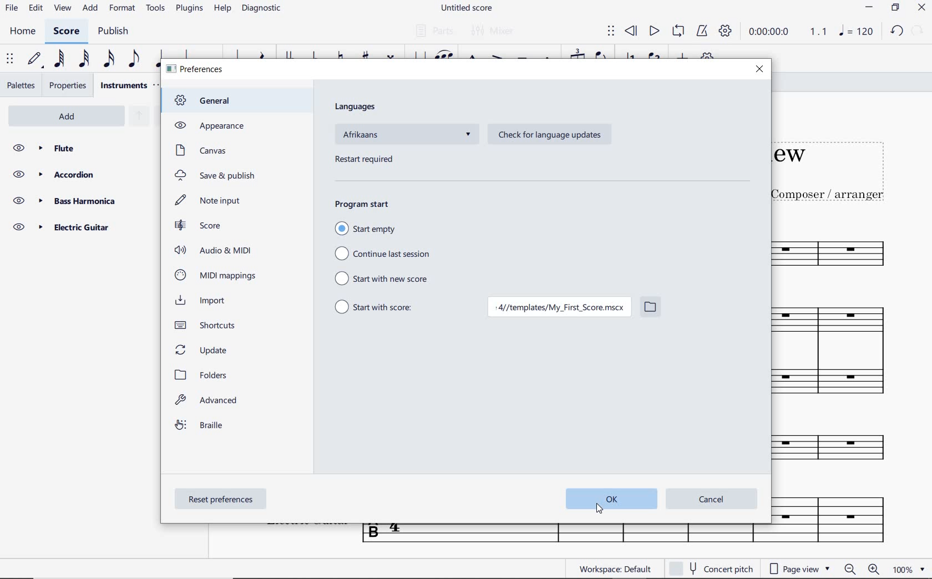  What do you see at coordinates (857, 33) in the screenshot?
I see `NOTE` at bounding box center [857, 33].